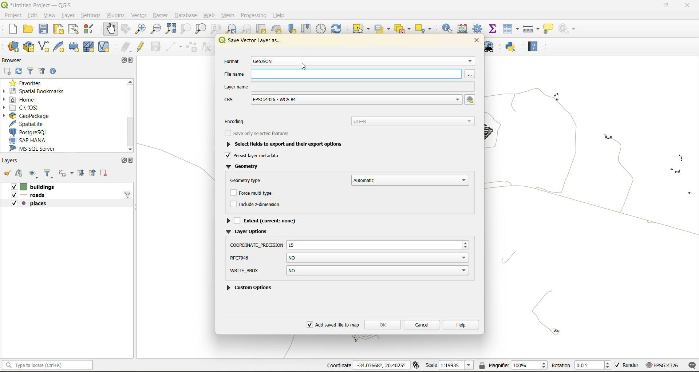  What do you see at coordinates (349, 271) in the screenshot?
I see `write bbox` at bounding box center [349, 271].